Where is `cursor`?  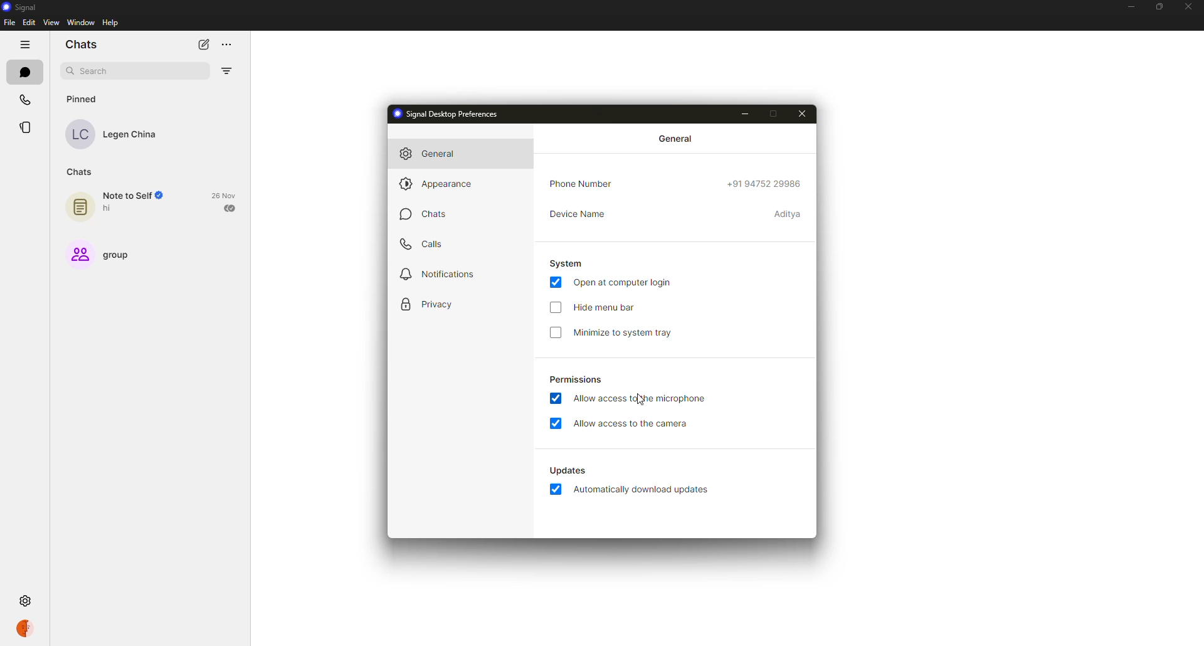
cursor is located at coordinates (643, 401).